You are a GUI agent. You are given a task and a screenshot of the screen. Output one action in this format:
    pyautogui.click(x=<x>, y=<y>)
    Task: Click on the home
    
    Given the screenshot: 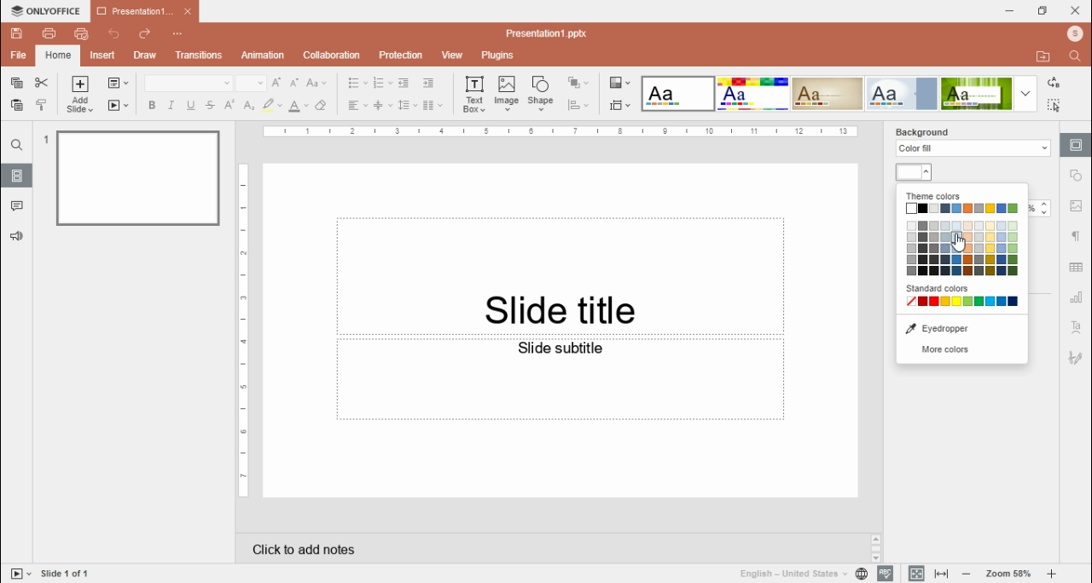 What is the action you would take?
    pyautogui.click(x=56, y=56)
    